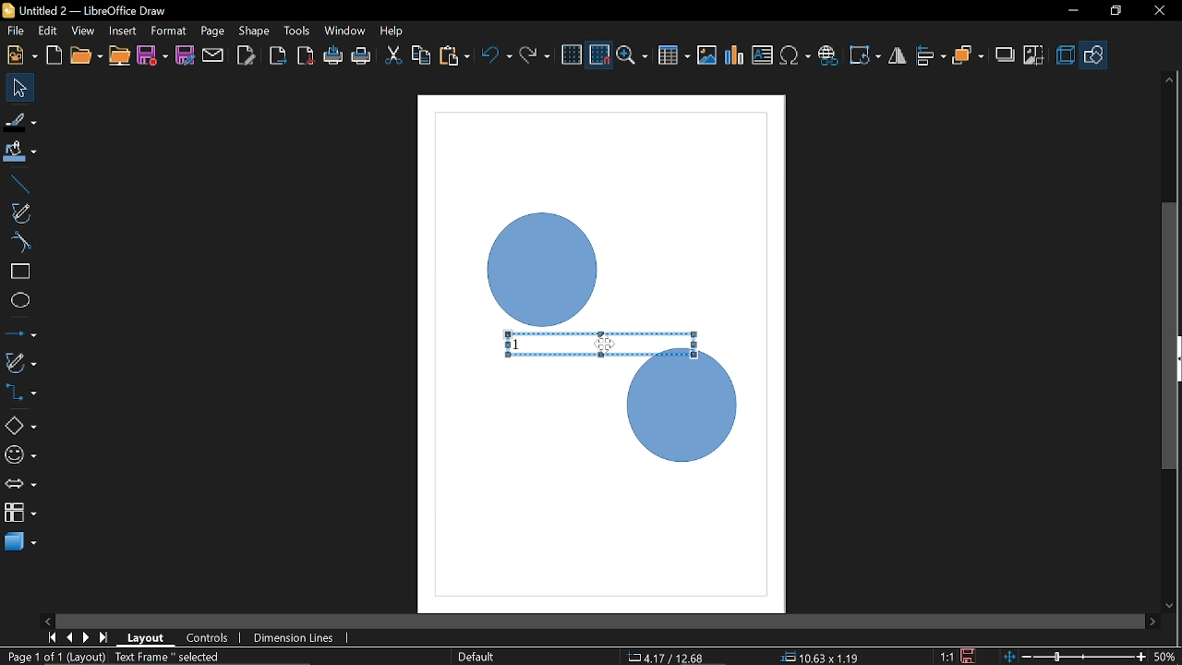  What do you see at coordinates (255, 30) in the screenshot?
I see `Shape` at bounding box center [255, 30].